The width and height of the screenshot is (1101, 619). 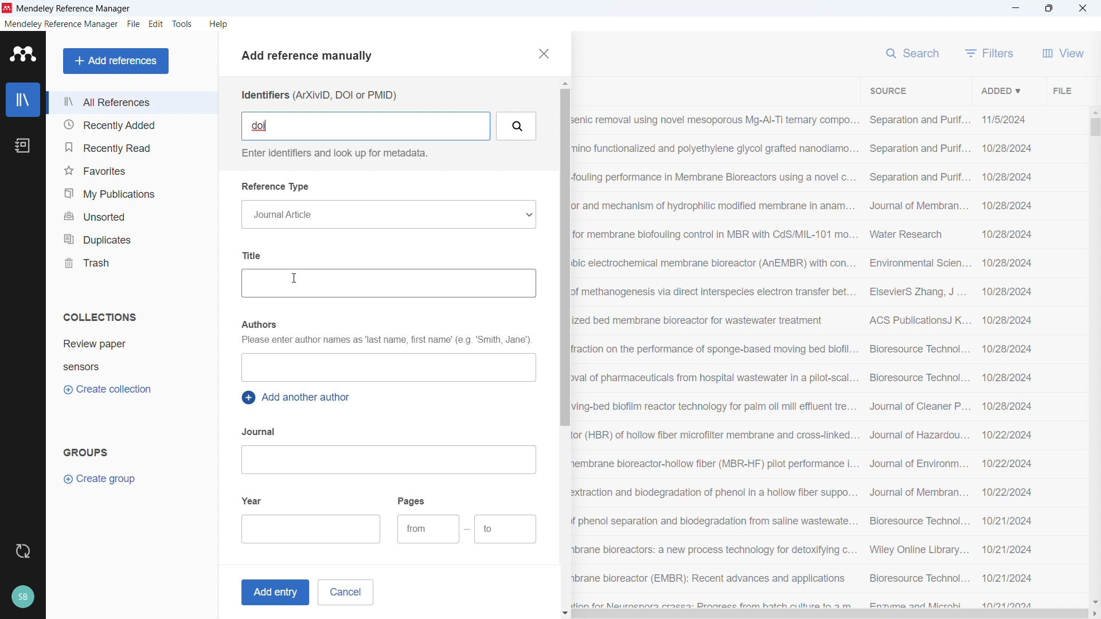 I want to click on title, so click(x=75, y=9).